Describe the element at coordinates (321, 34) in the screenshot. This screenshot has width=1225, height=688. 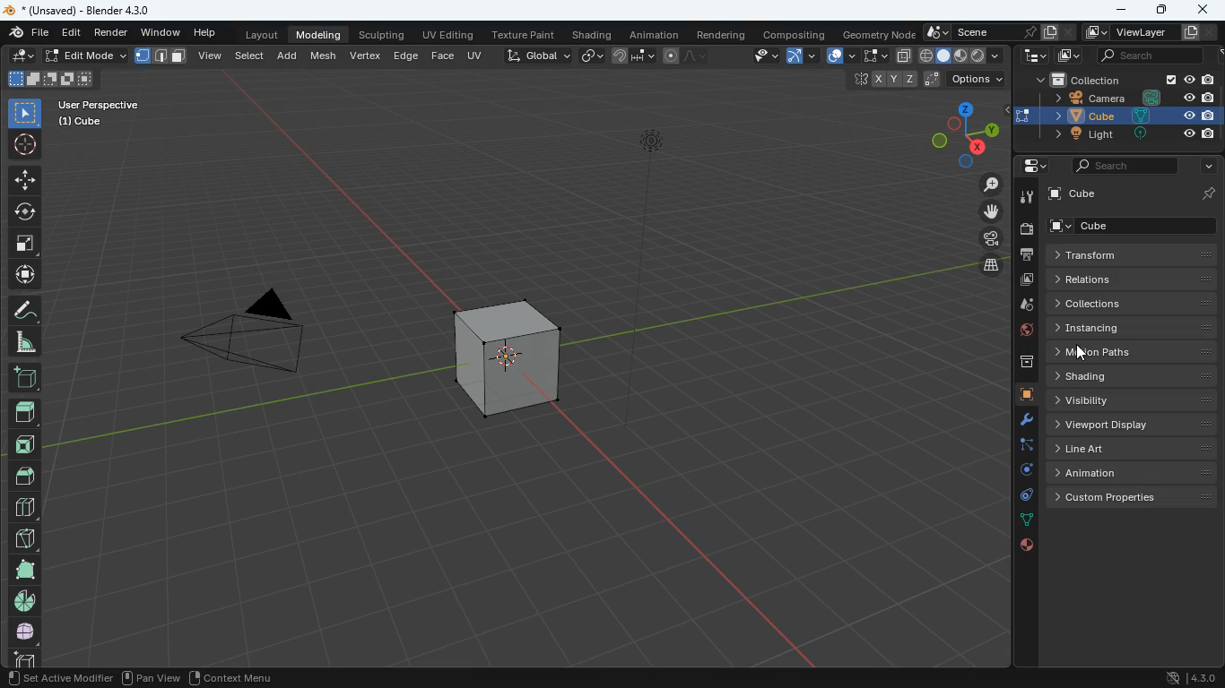
I see `modeling` at that location.